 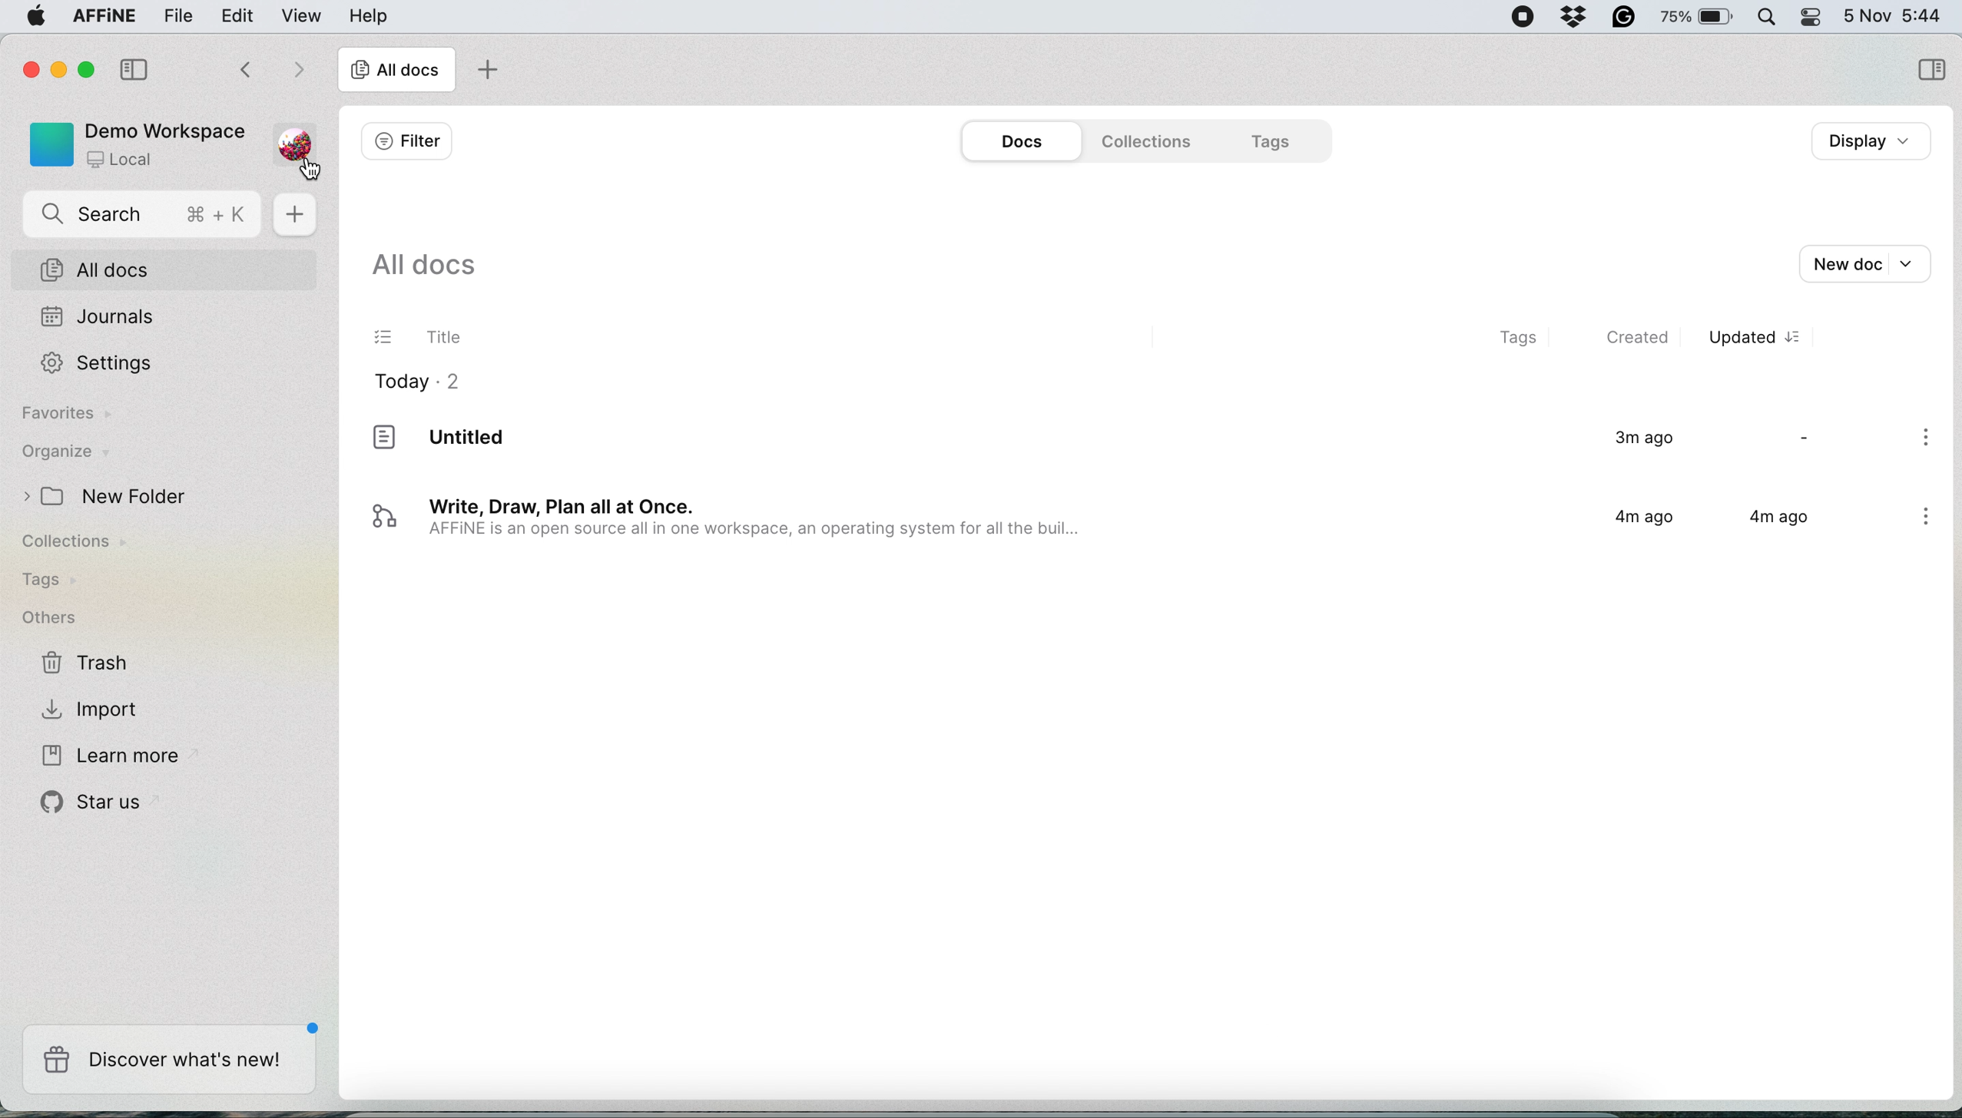 What do you see at coordinates (396, 72) in the screenshot?
I see `all docs` at bounding box center [396, 72].